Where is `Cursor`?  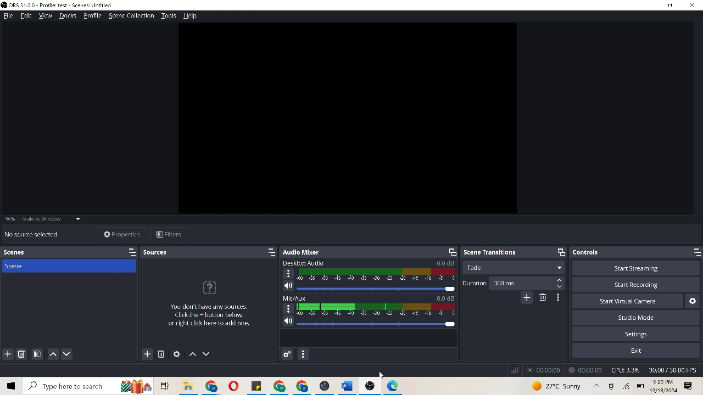
Cursor is located at coordinates (384, 376).